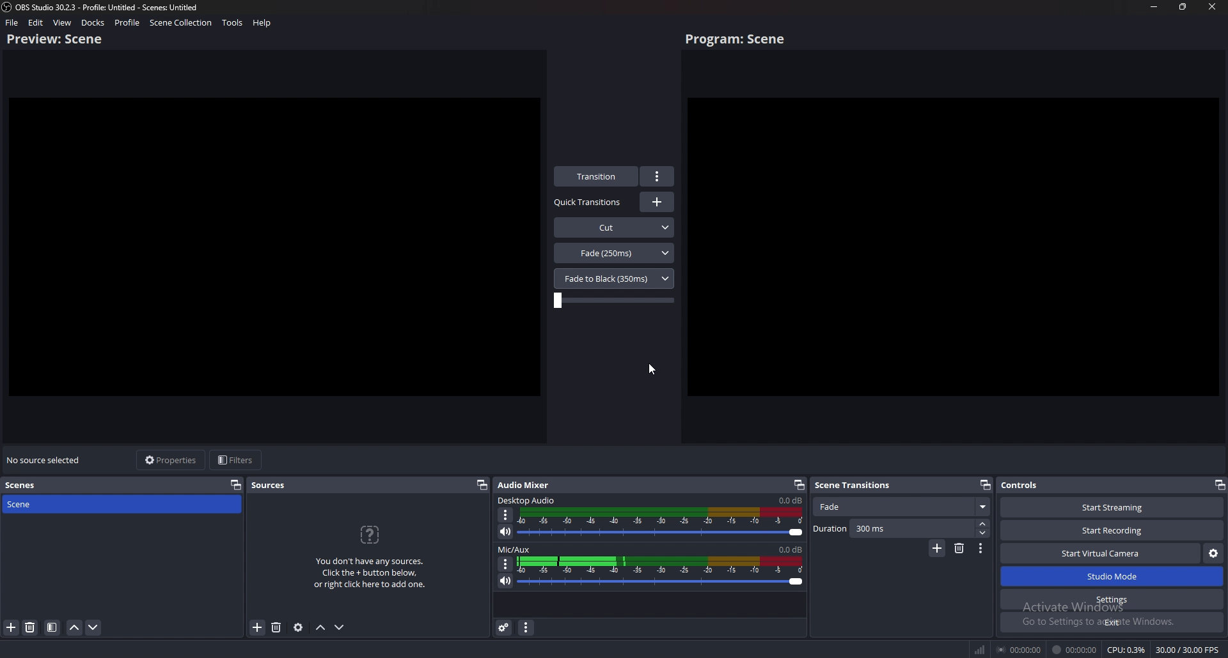 The image size is (1228, 658). Describe the element at coordinates (507, 532) in the screenshot. I see `Mute` at that location.